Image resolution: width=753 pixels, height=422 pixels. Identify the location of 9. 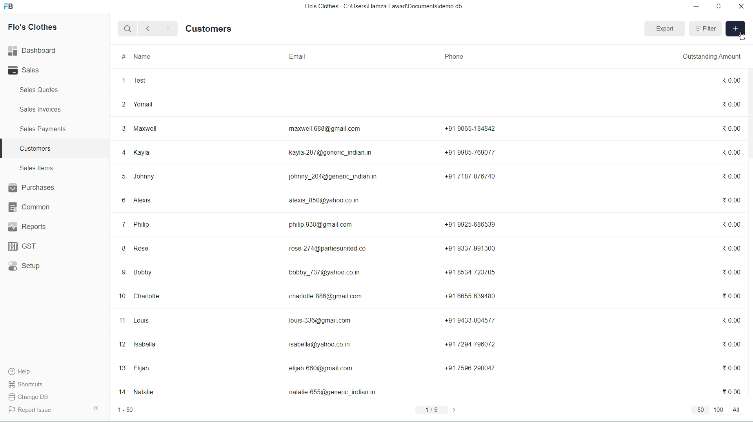
(124, 272).